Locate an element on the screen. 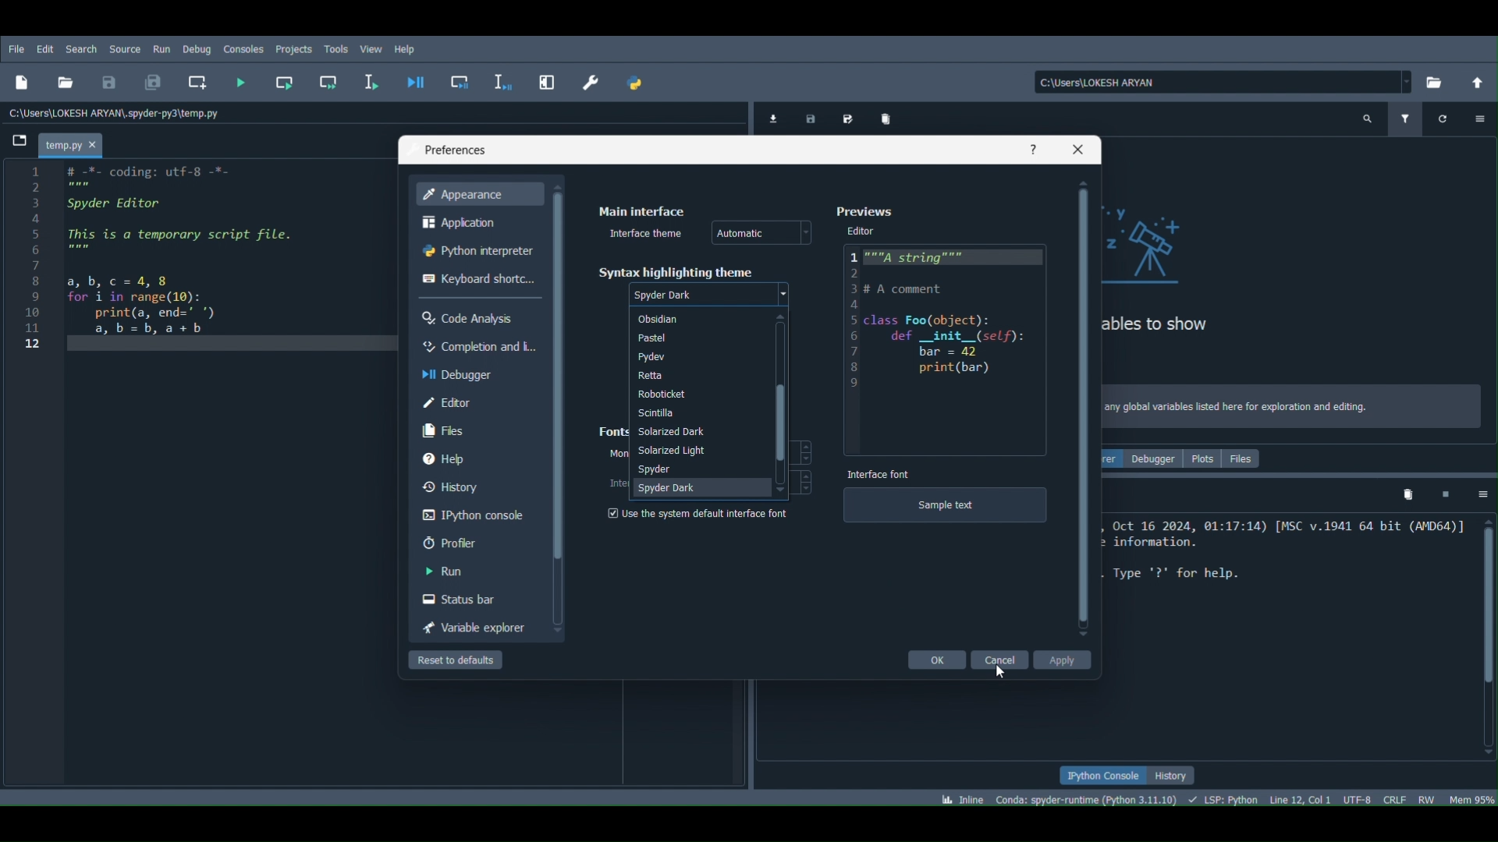 The image size is (1498, 842). Spyder is located at coordinates (699, 469).